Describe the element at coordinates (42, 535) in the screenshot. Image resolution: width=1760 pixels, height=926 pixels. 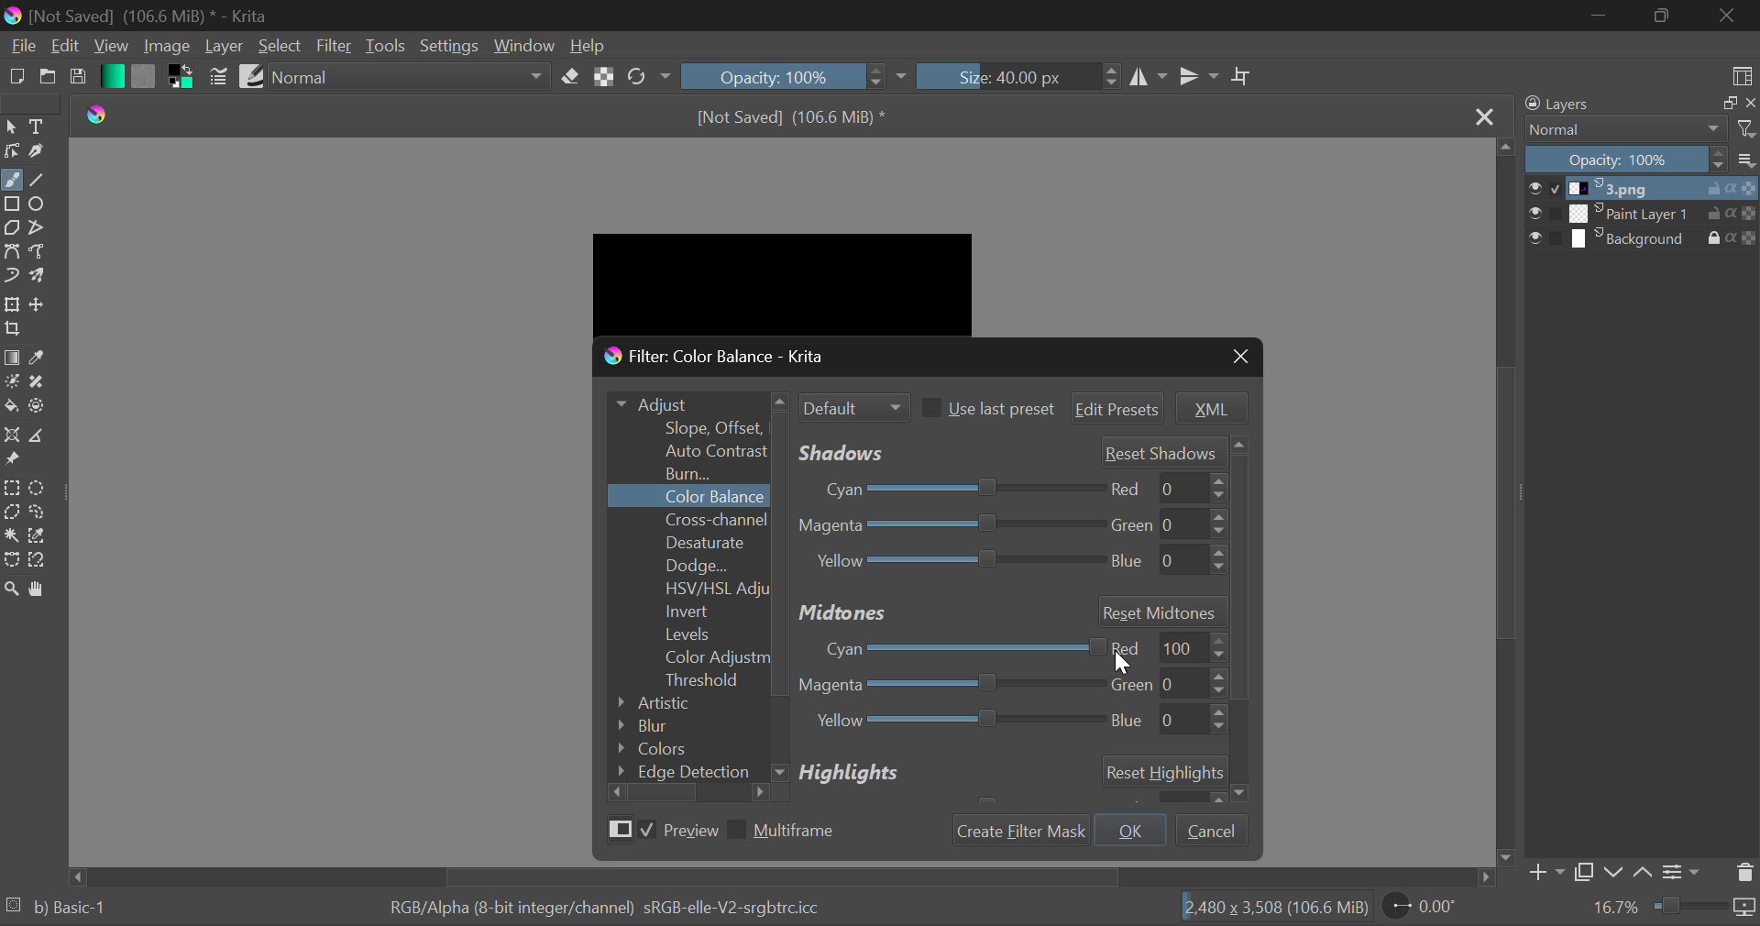
I see `Similar Color Selector` at that location.